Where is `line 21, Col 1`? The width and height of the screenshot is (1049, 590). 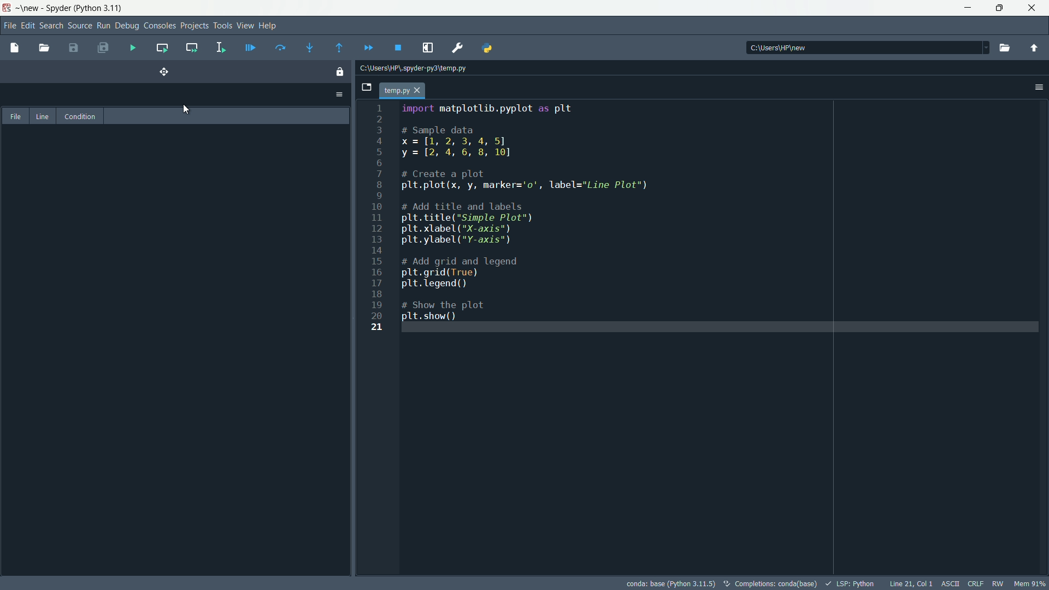
line 21, Col 1 is located at coordinates (910, 583).